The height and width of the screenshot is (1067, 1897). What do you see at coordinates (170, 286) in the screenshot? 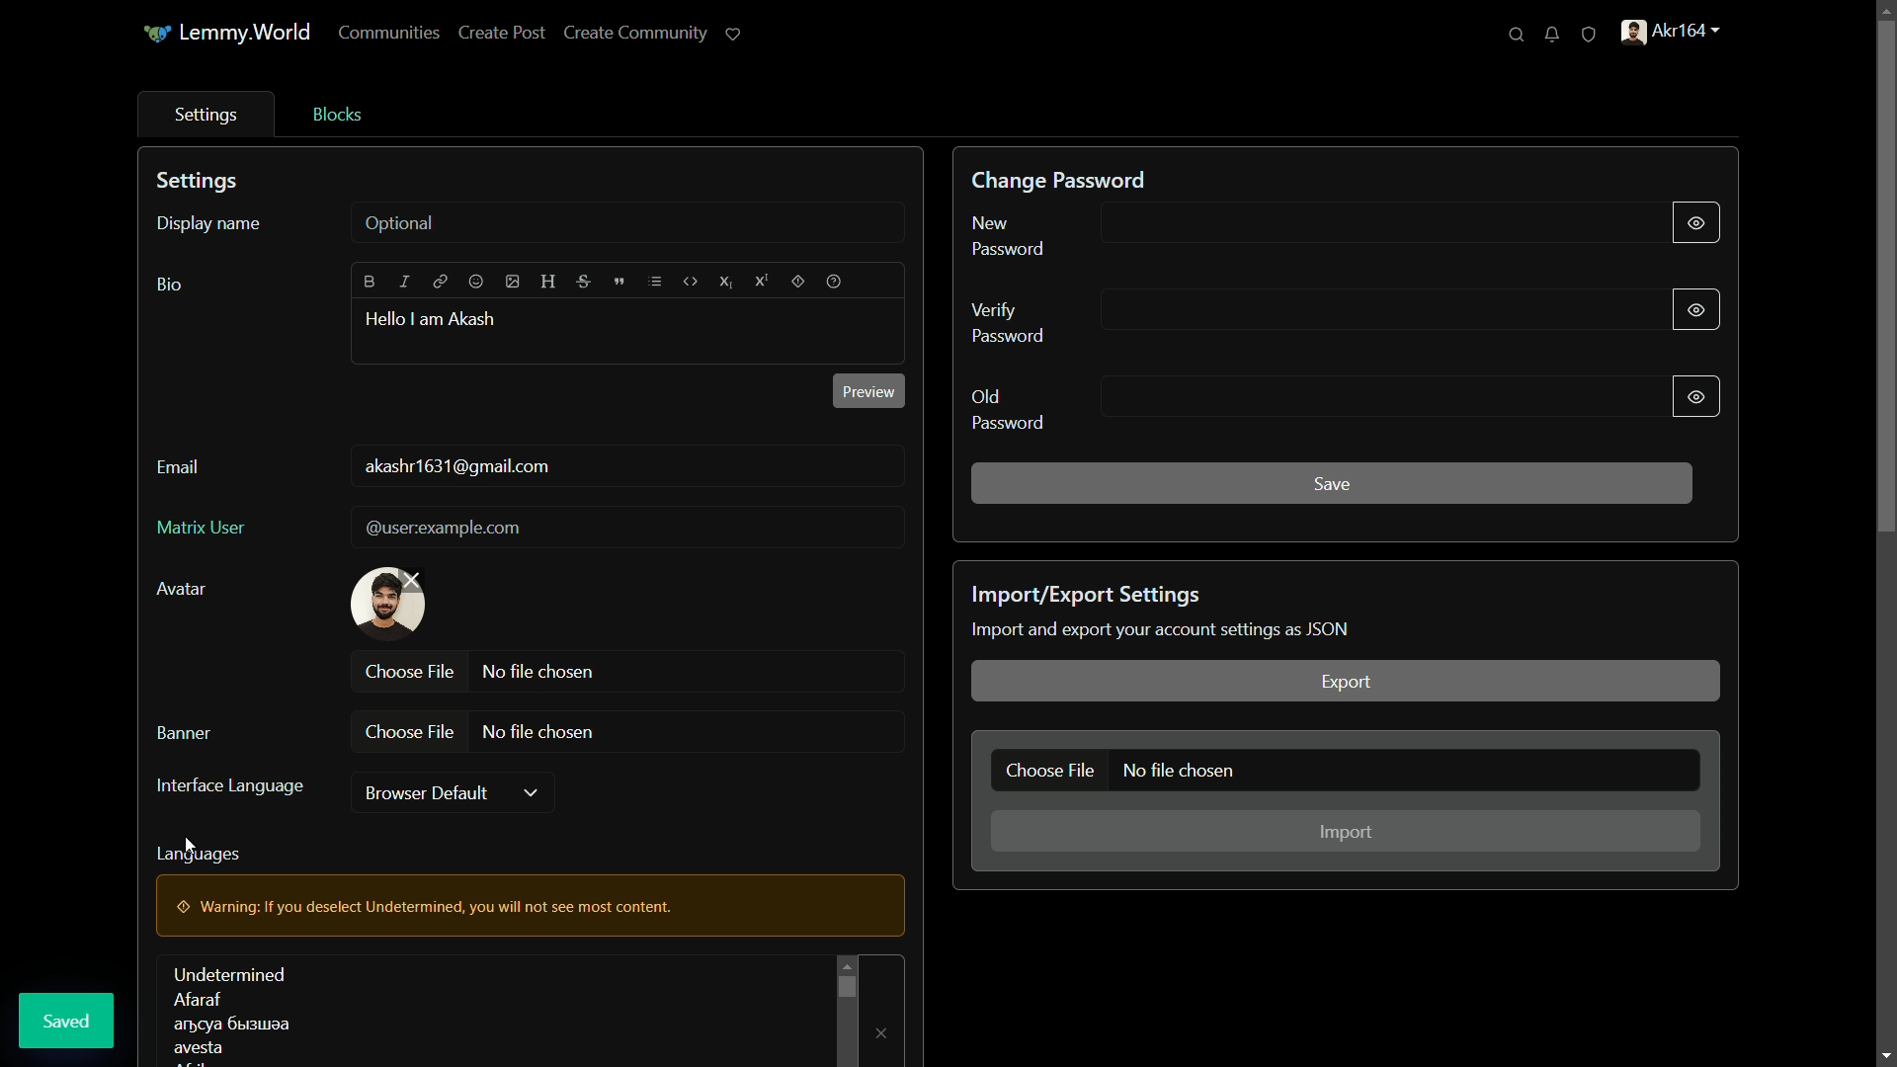
I see `bio` at bounding box center [170, 286].